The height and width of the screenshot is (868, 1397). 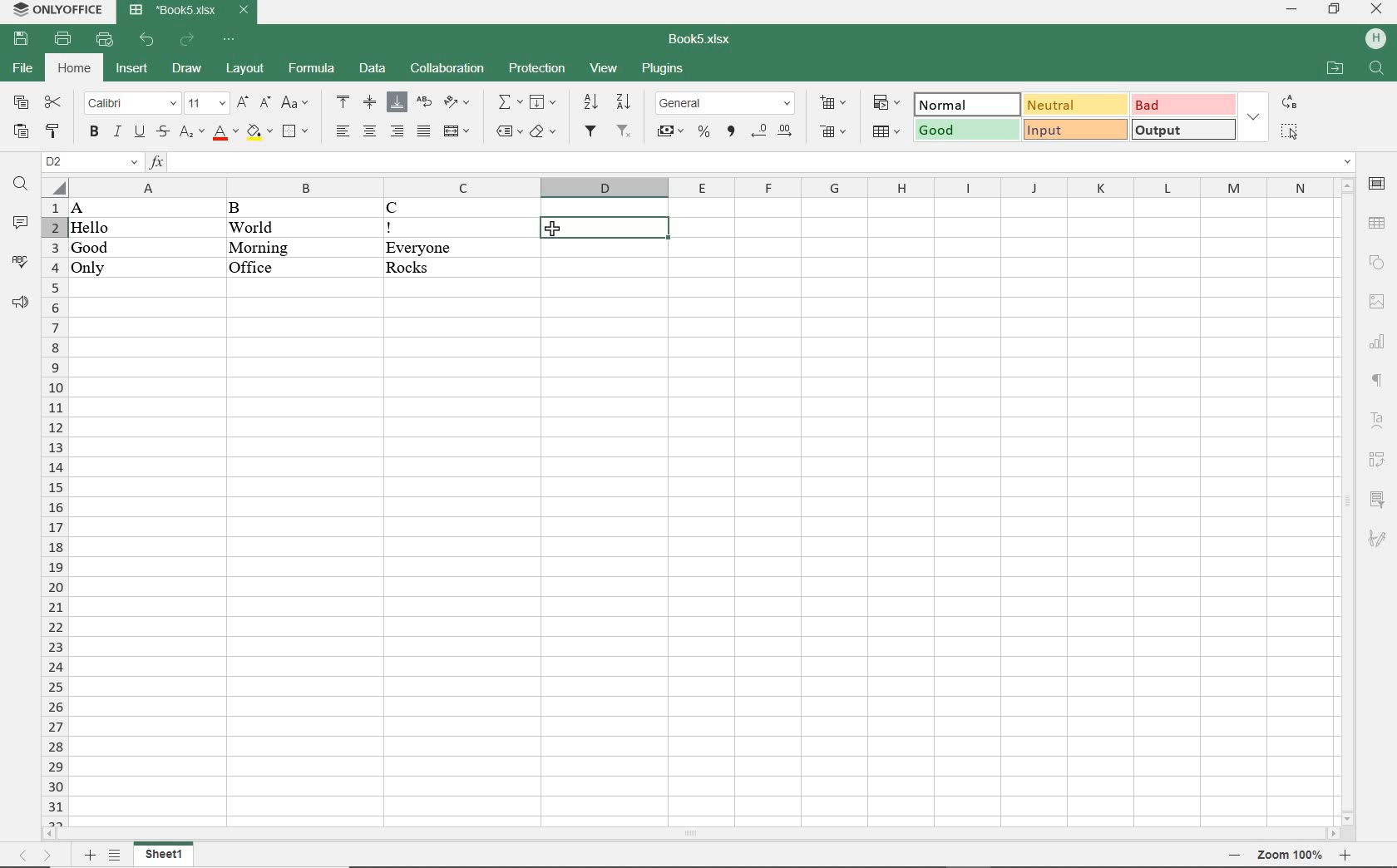 What do you see at coordinates (1379, 535) in the screenshot?
I see `signature` at bounding box center [1379, 535].